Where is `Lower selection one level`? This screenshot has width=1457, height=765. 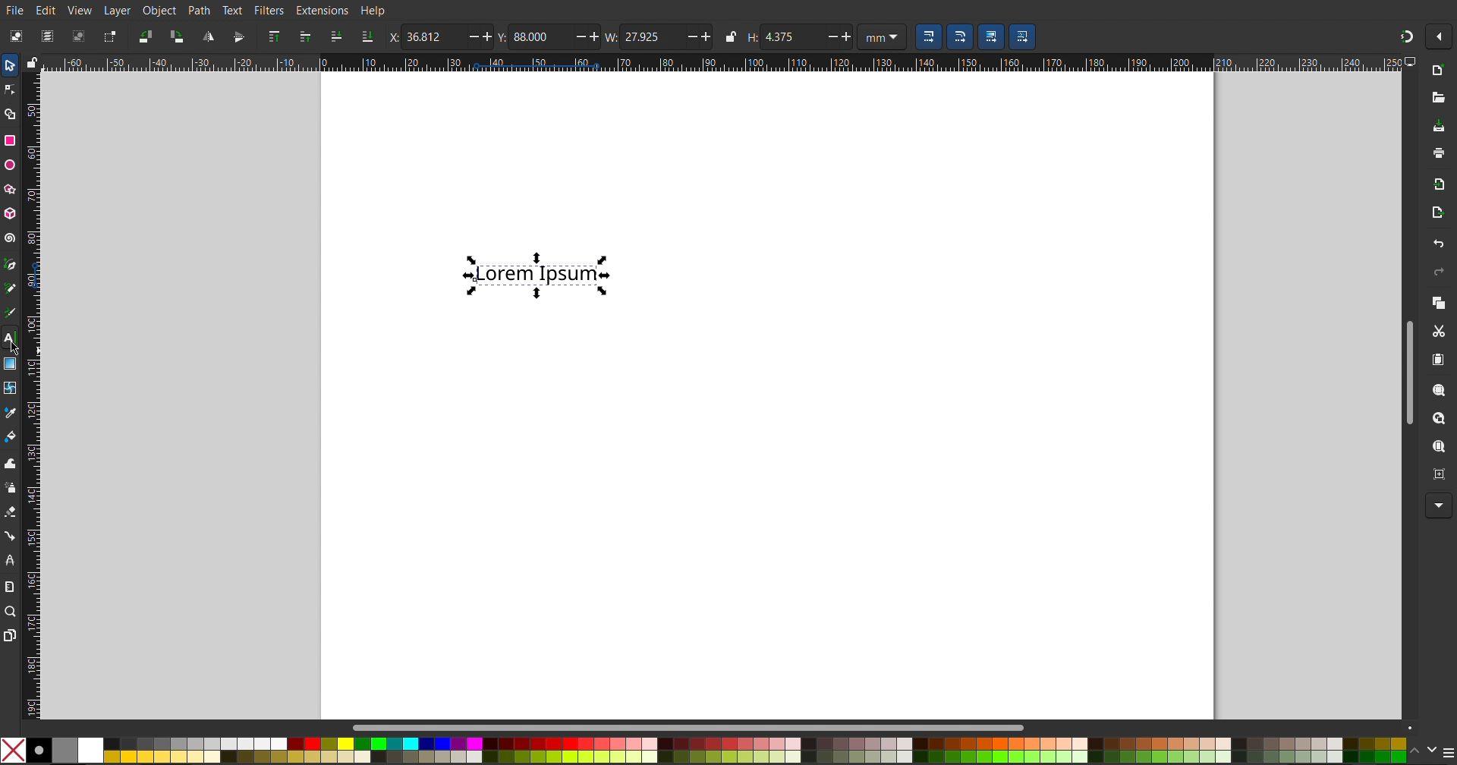 Lower selection one level is located at coordinates (335, 38).